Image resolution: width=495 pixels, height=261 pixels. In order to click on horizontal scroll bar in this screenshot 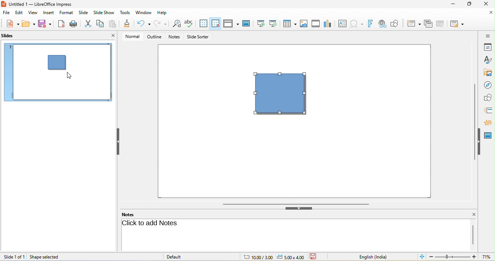, I will do `click(296, 204)`.